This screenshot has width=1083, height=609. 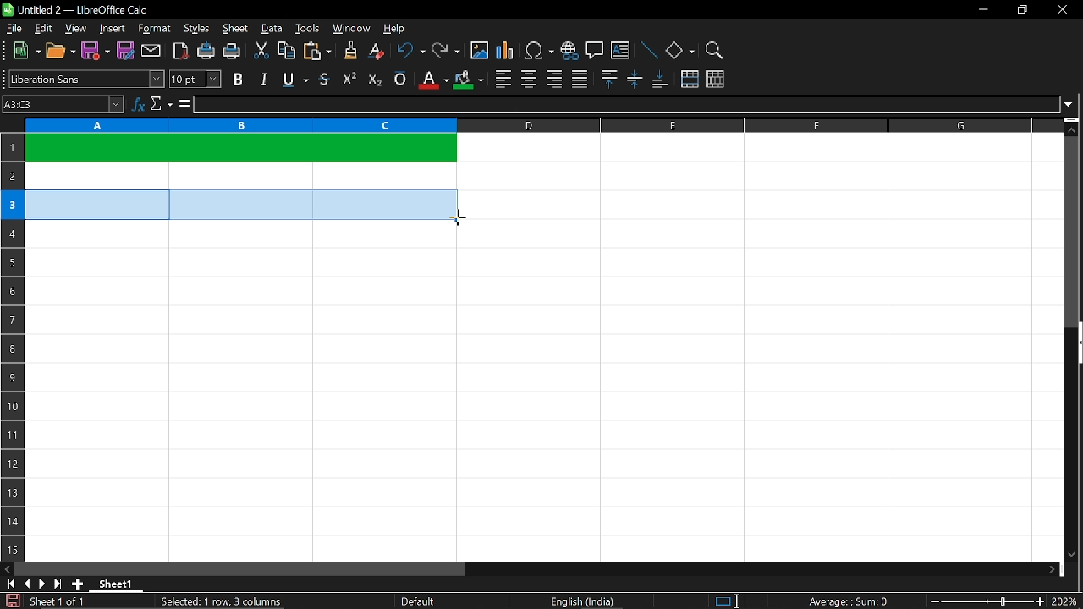 What do you see at coordinates (1071, 104) in the screenshot?
I see `expand formula bar` at bounding box center [1071, 104].